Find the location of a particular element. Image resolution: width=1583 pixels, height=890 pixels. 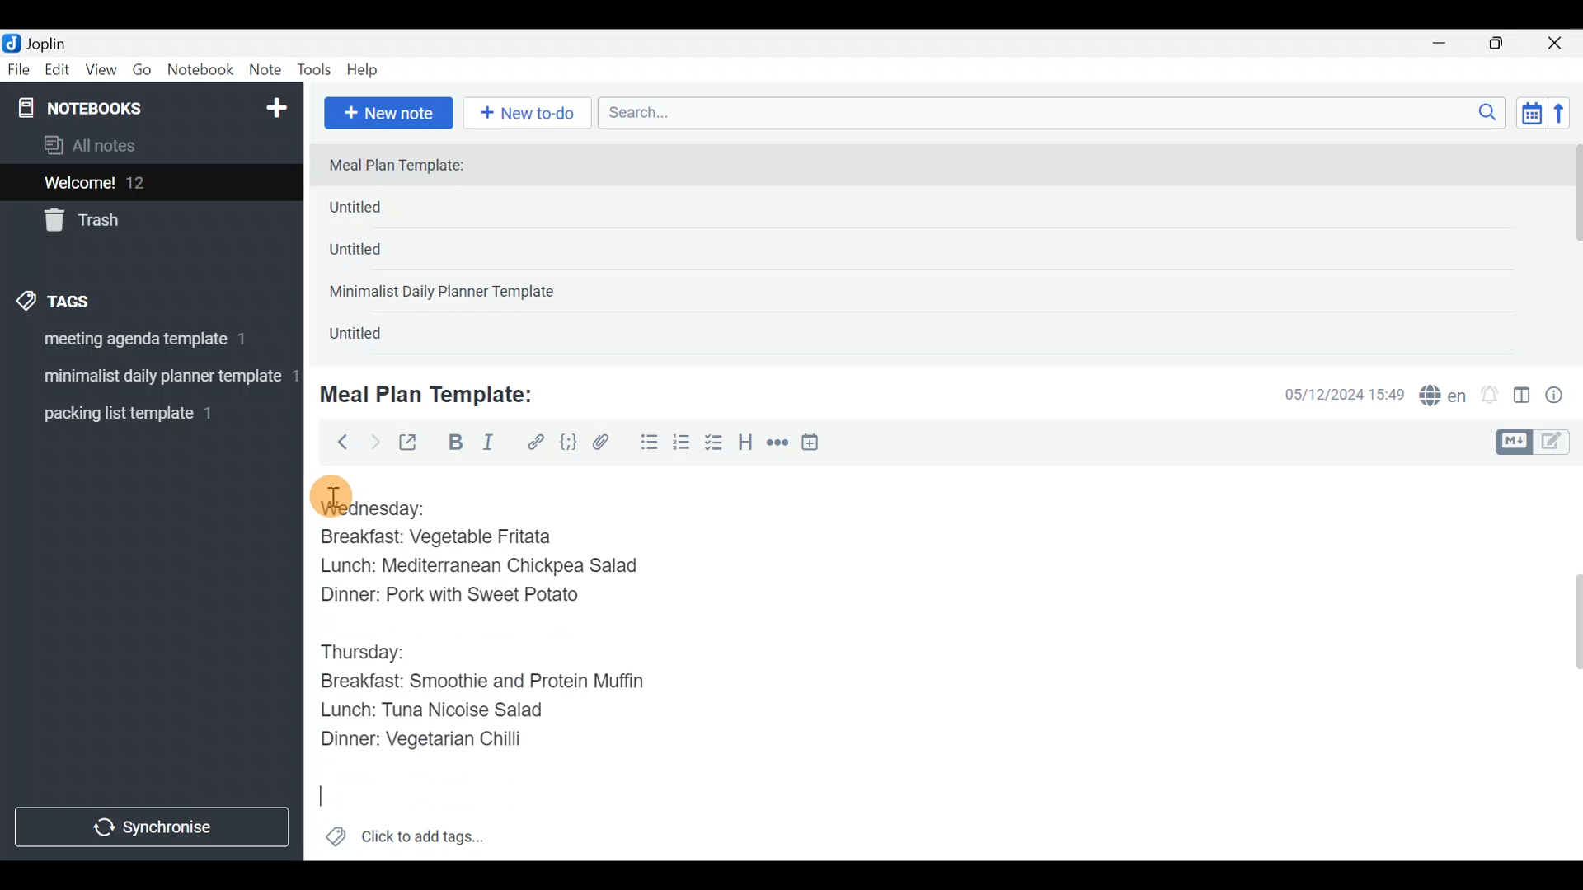

Trash is located at coordinates (142, 222).